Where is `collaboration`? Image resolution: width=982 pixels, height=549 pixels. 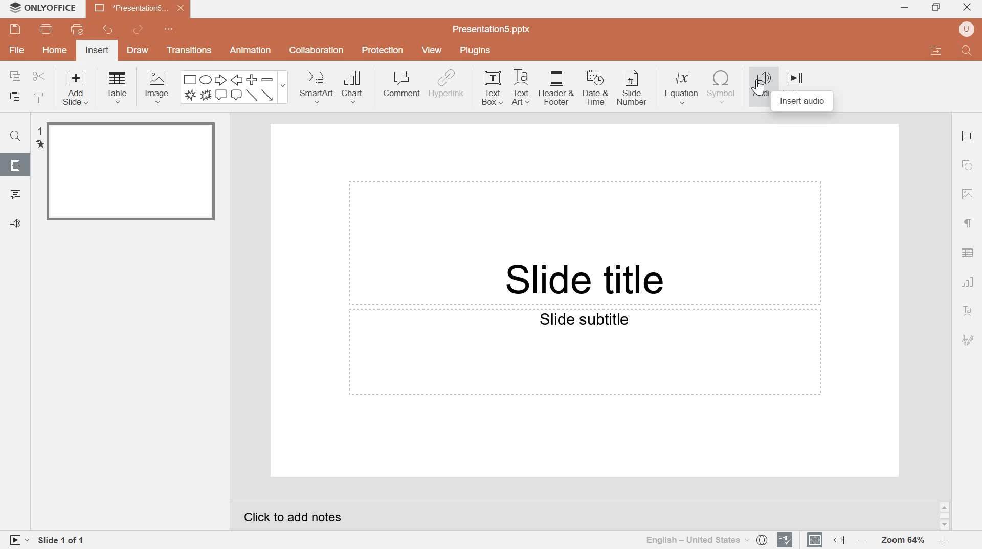 collaboration is located at coordinates (316, 51).